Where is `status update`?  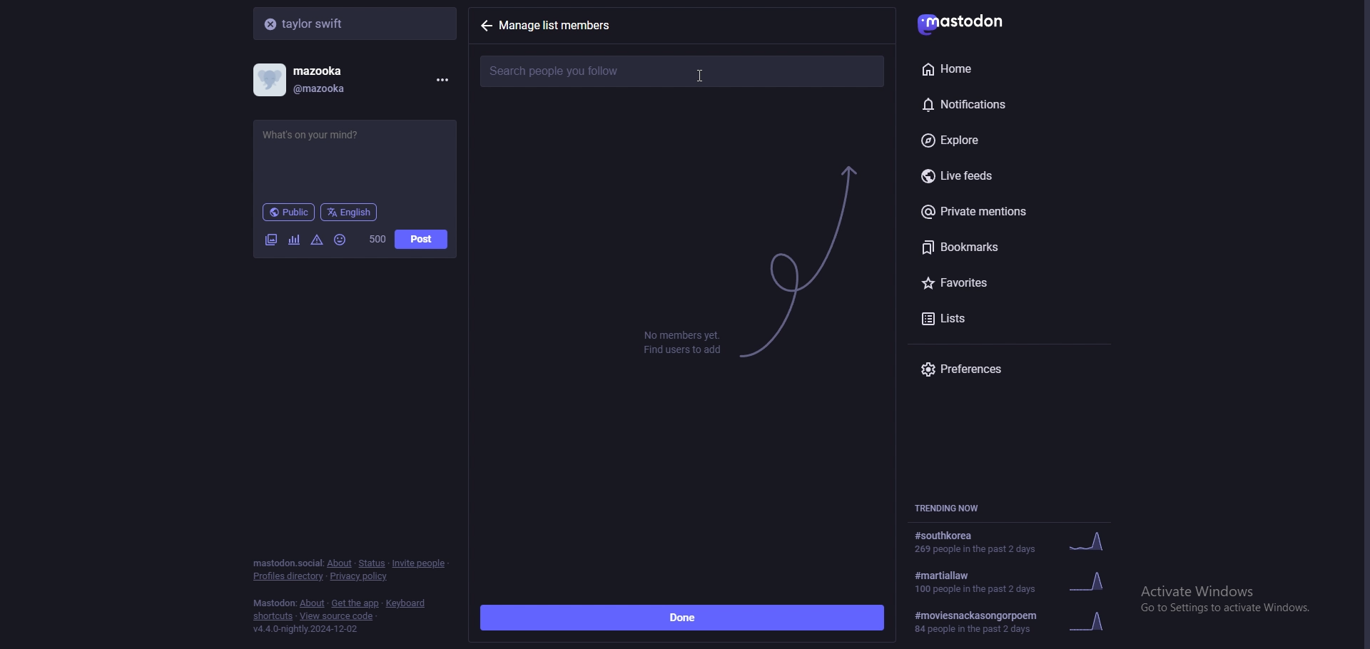 status update is located at coordinates (323, 135).